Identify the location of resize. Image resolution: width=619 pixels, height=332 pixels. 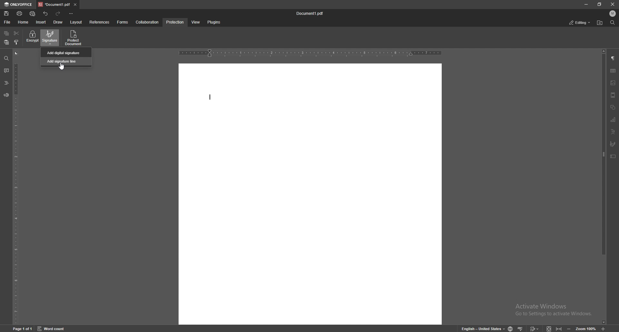
(600, 4).